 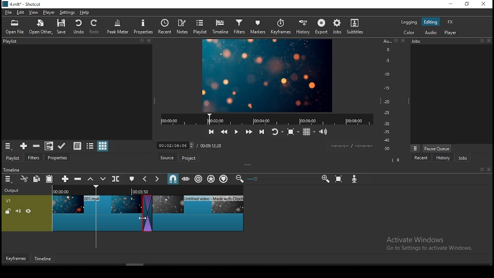 I want to click on help, so click(x=85, y=13).